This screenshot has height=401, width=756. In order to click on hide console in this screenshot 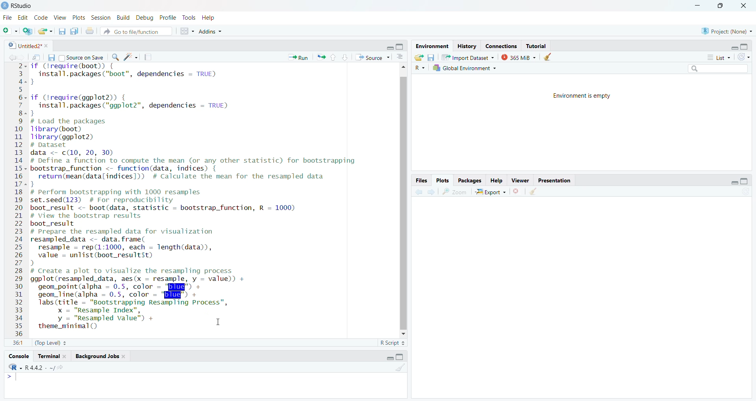, I will do `click(745, 180)`.